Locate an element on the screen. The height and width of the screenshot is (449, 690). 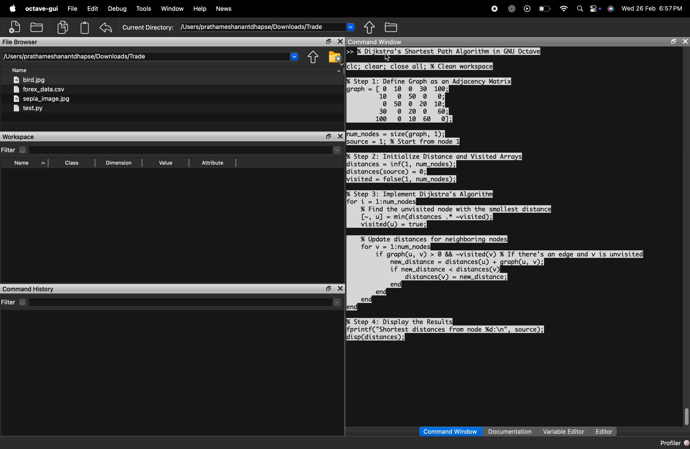
one directory up is located at coordinates (369, 27).